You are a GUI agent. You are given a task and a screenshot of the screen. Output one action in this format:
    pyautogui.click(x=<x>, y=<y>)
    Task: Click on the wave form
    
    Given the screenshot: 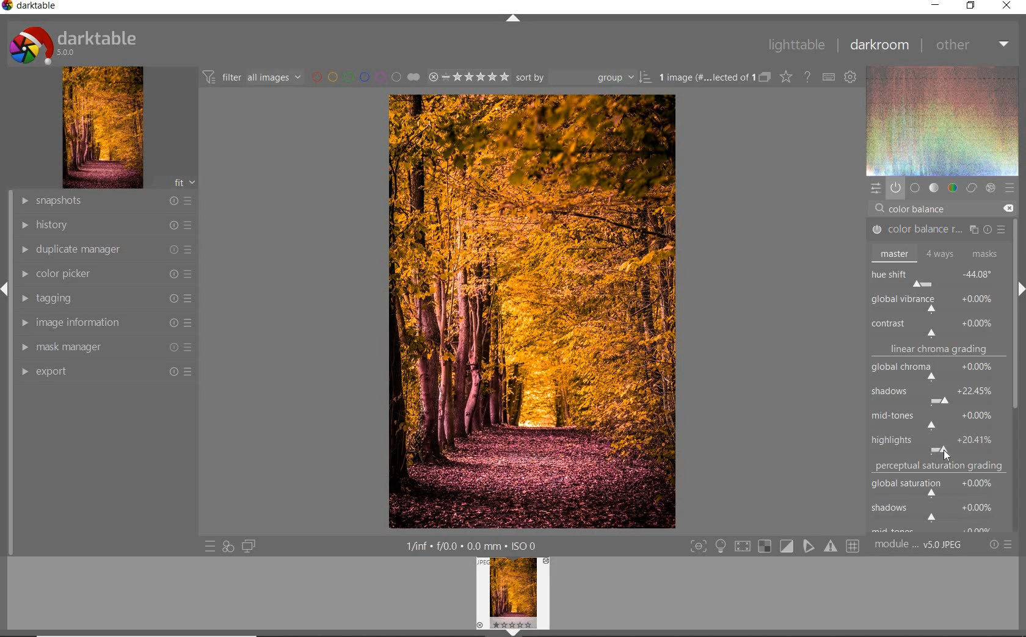 What is the action you would take?
    pyautogui.click(x=942, y=121)
    